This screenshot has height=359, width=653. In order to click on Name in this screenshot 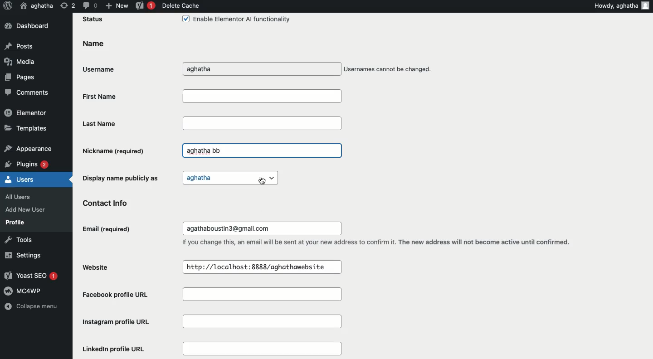, I will do `click(93, 44)`.